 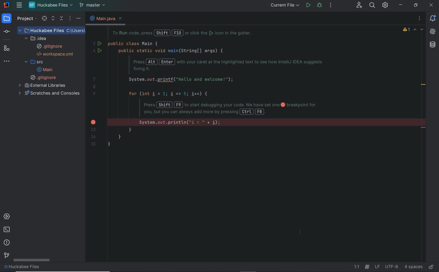 What do you see at coordinates (431, 267) in the screenshot?
I see `make file ready only` at bounding box center [431, 267].